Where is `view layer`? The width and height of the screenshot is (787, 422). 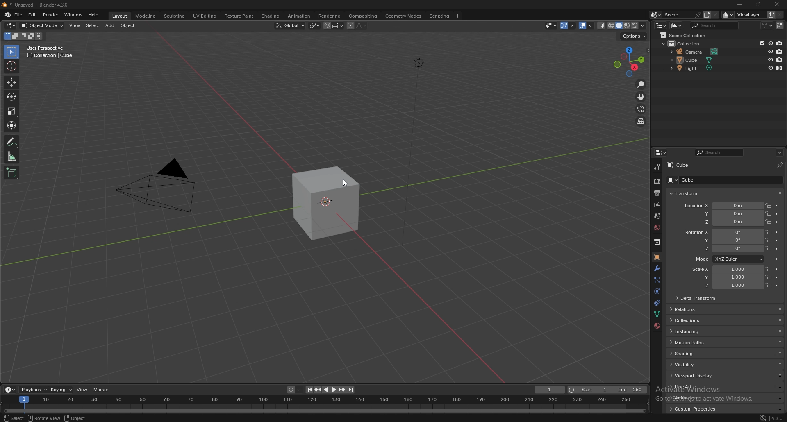 view layer is located at coordinates (656, 204).